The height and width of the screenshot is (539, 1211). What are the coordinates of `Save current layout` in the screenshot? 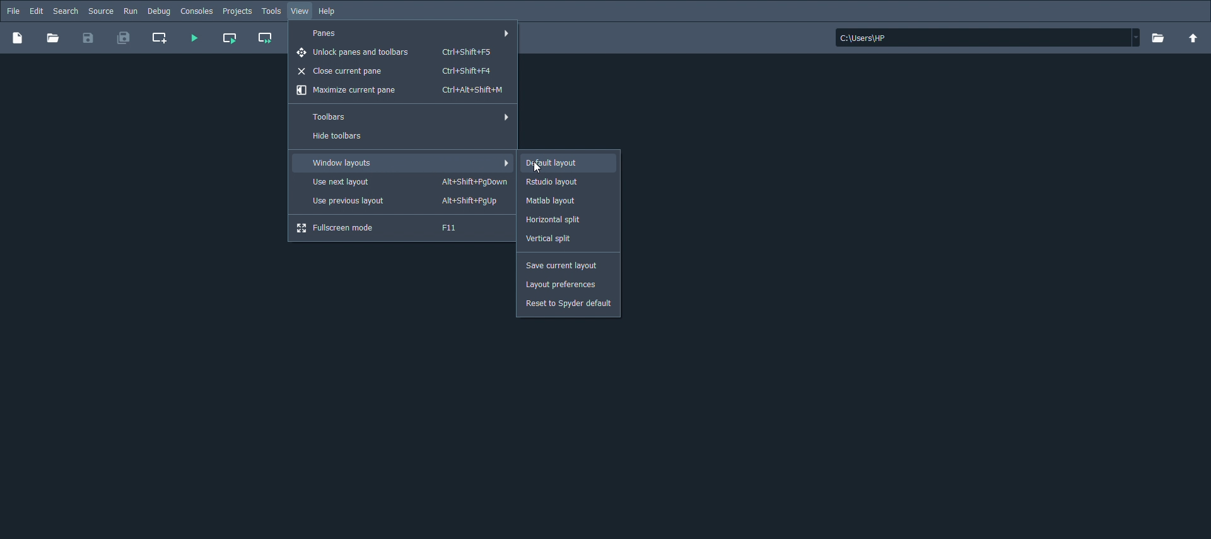 It's located at (565, 266).